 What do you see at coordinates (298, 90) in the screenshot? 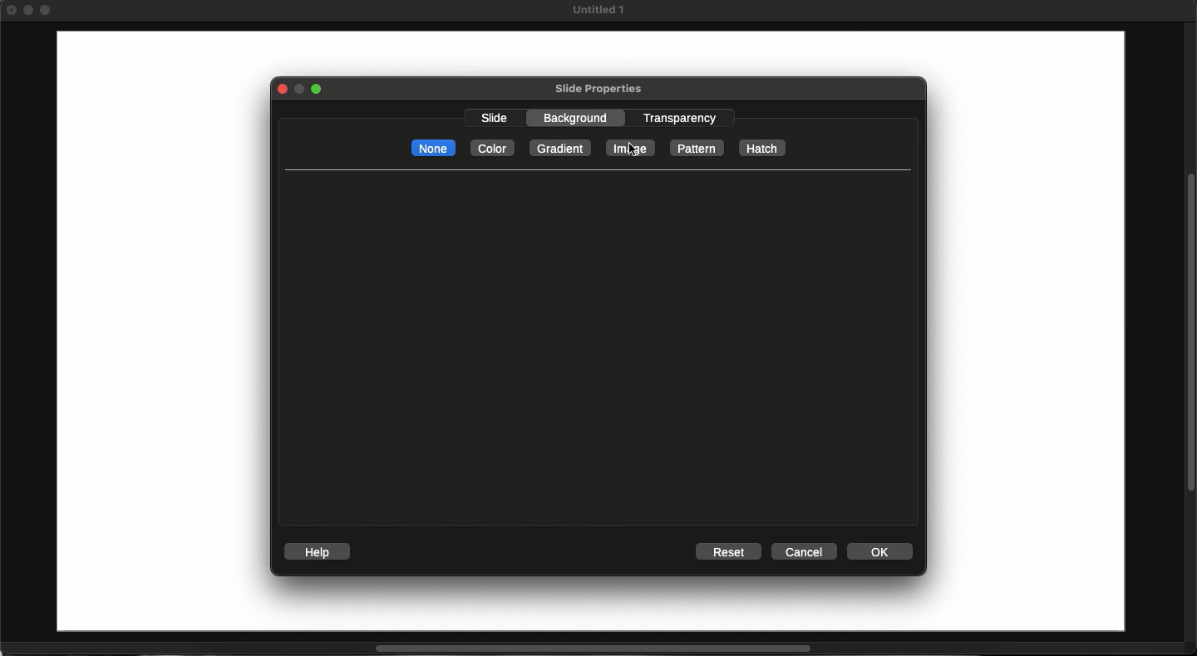
I see `Minimize` at bounding box center [298, 90].